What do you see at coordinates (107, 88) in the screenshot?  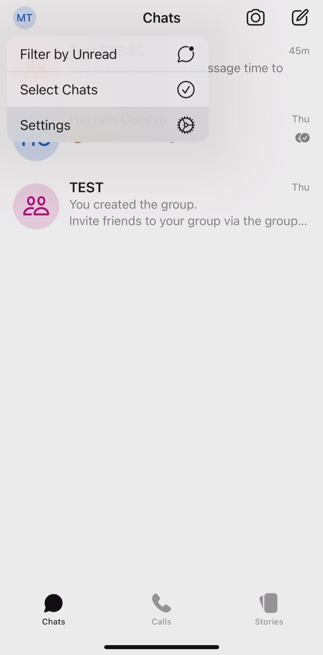 I see `select chats` at bounding box center [107, 88].